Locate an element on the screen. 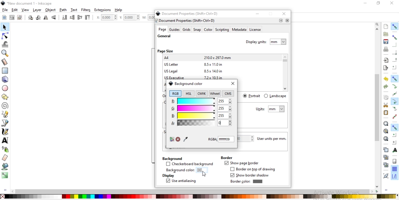  help is located at coordinates (119, 10).